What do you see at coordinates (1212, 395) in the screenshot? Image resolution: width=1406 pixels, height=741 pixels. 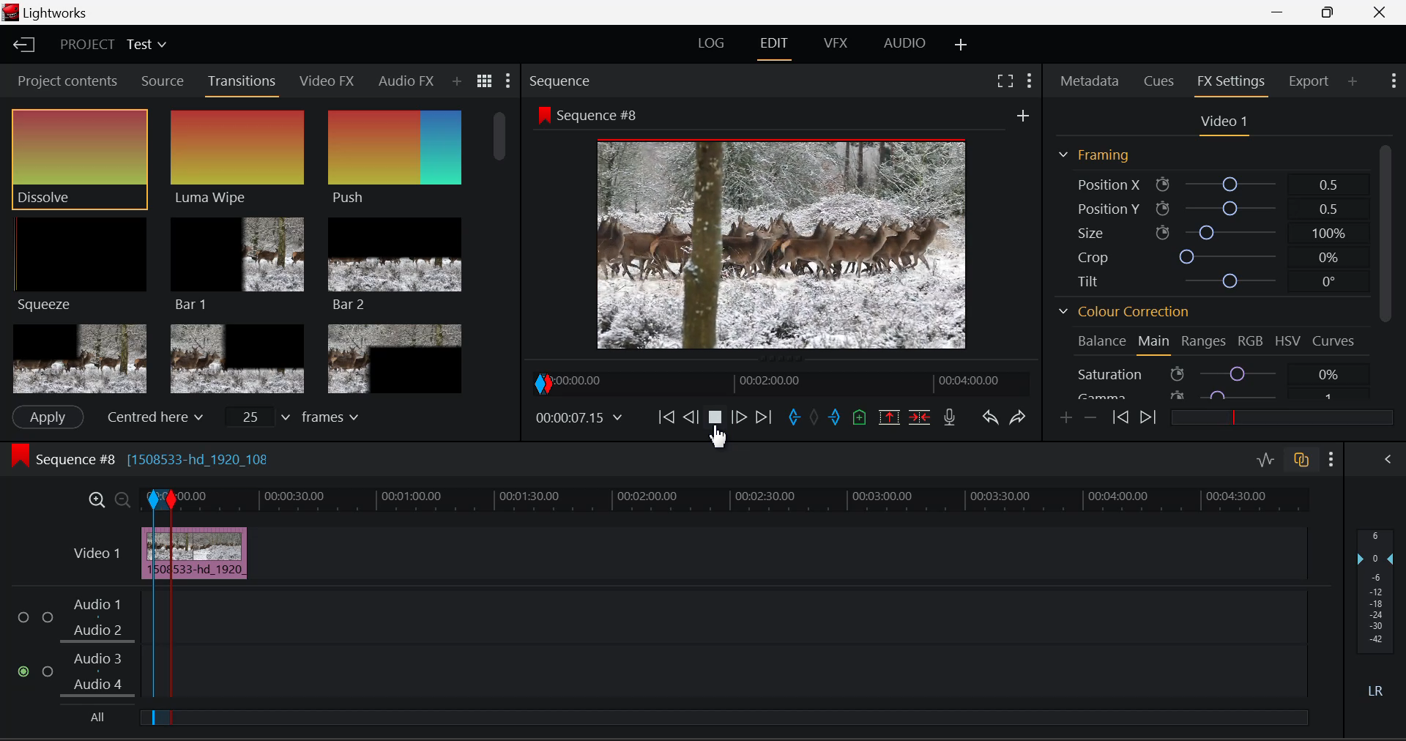 I see `Gamma` at bounding box center [1212, 395].